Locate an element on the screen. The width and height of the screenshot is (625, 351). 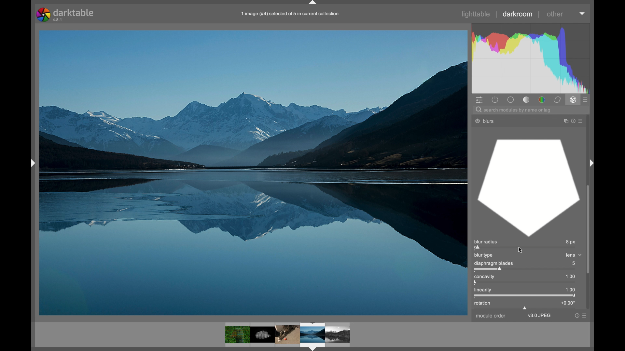
moreoptions is located at coordinates (585, 316).